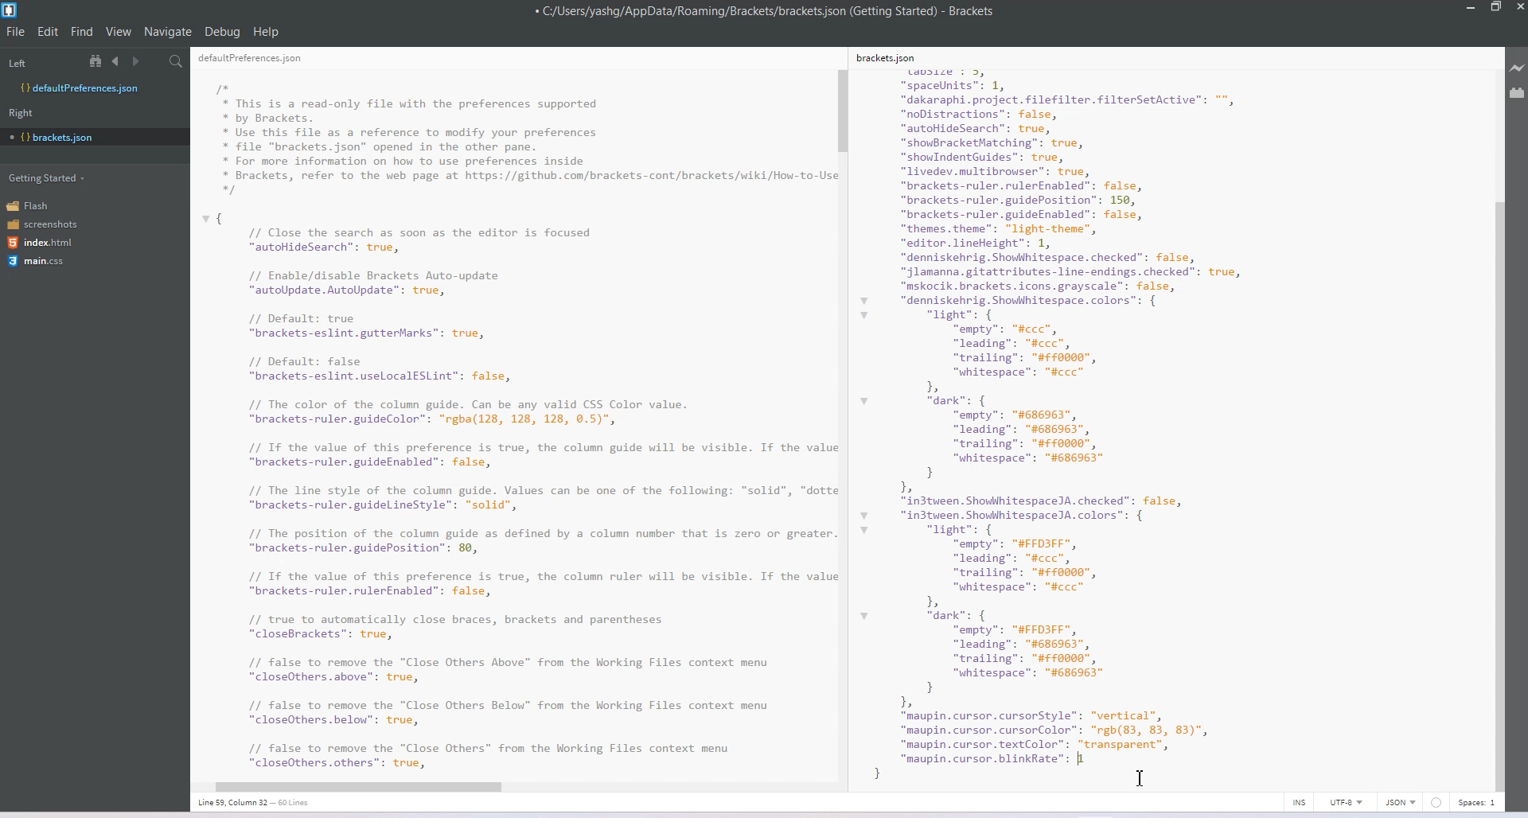  I want to click on Close, so click(1518, 9).